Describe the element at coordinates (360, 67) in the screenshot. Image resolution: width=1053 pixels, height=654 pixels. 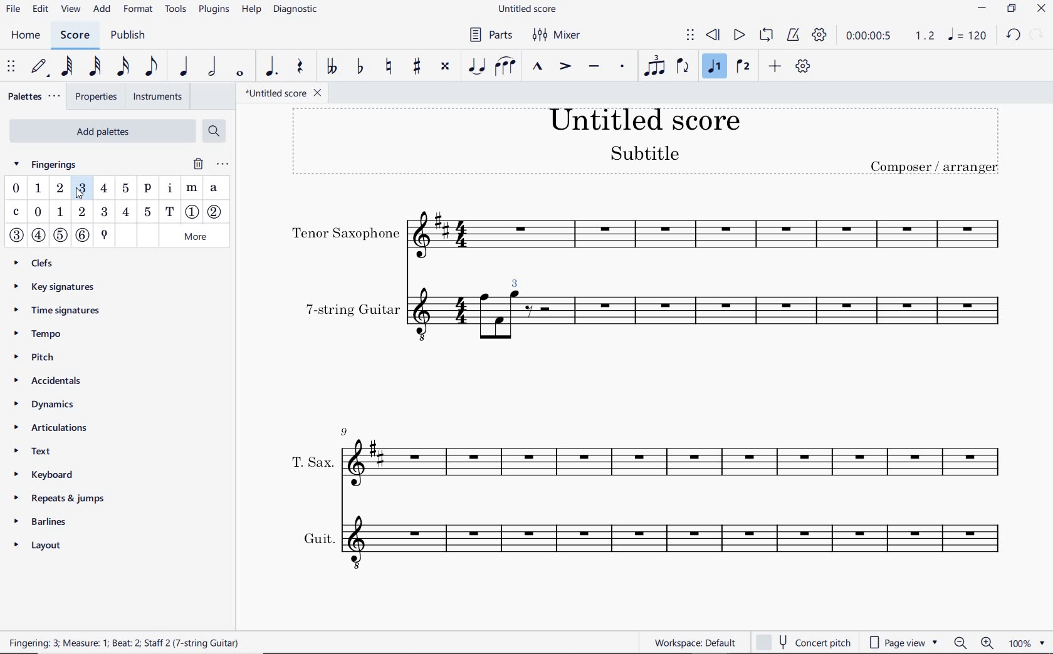
I see `TOGGLE FLAT` at that location.